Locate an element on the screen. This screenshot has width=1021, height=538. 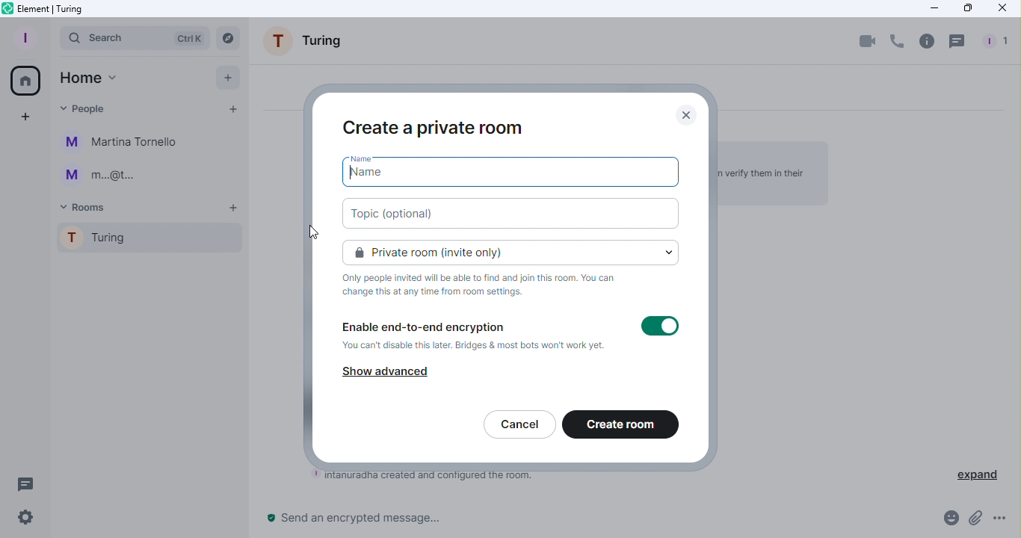
Cancel is located at coordinates (519, 426).